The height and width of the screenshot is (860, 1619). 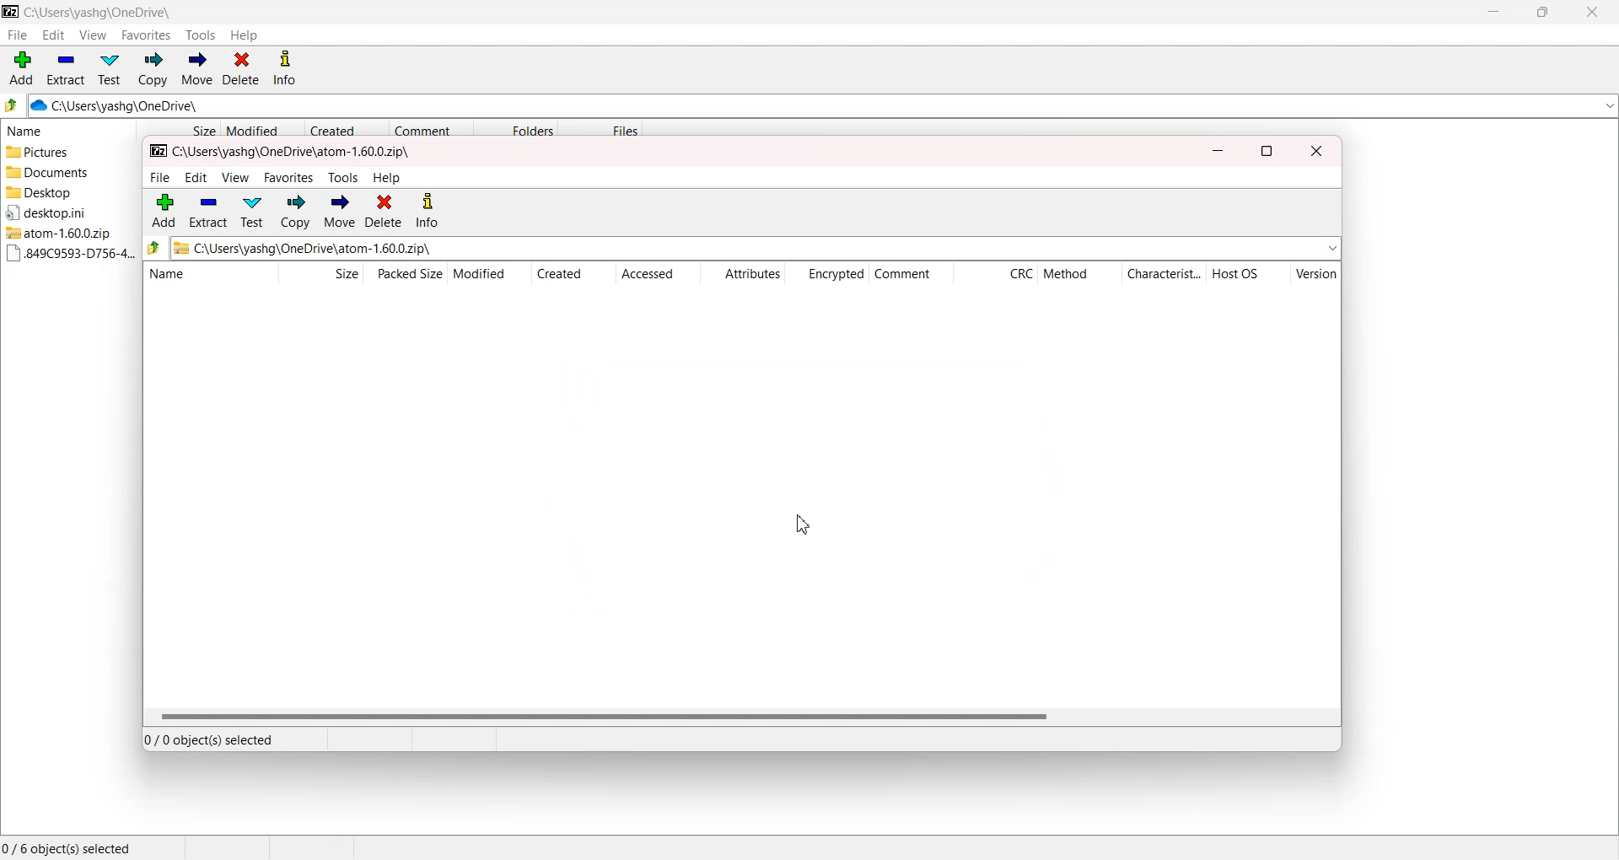 I want to click on help, so click(x=388, y=178).